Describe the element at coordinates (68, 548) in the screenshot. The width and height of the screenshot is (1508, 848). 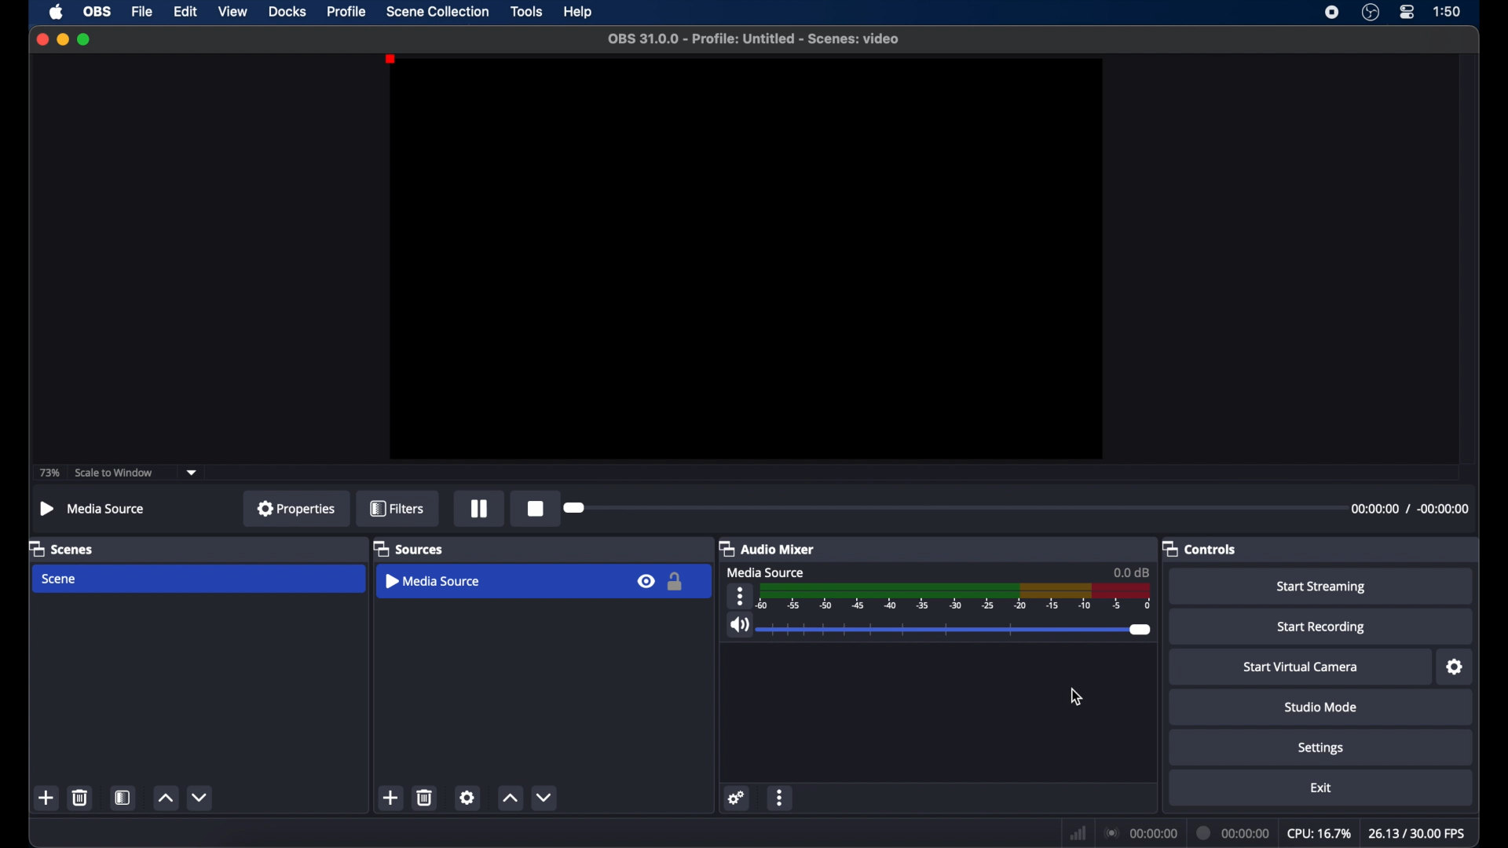
I see `Scenes` at that location.